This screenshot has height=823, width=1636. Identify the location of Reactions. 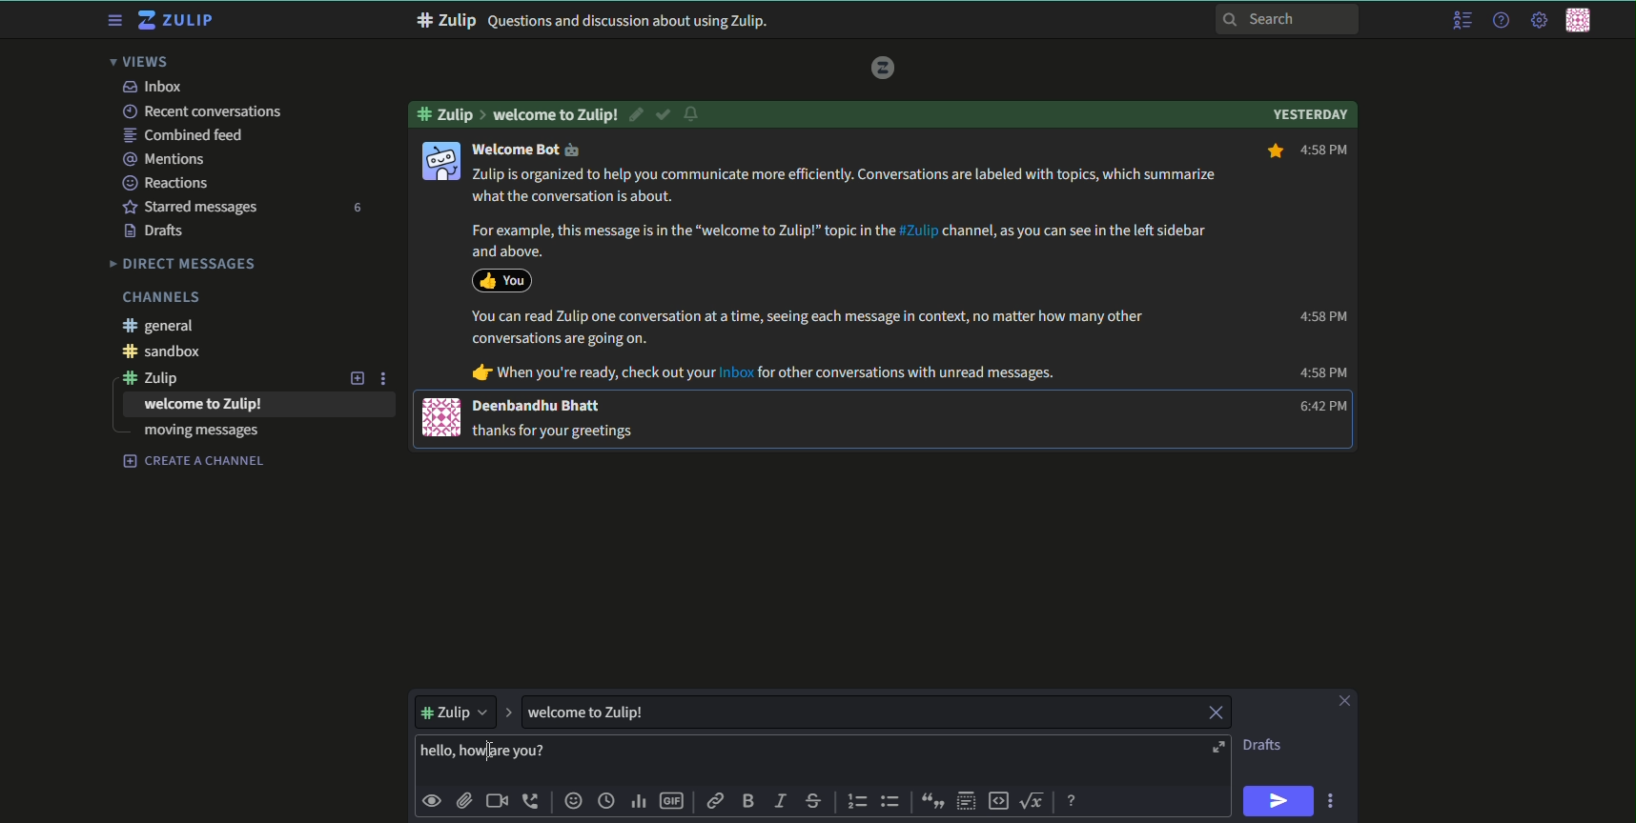
(171, 182).